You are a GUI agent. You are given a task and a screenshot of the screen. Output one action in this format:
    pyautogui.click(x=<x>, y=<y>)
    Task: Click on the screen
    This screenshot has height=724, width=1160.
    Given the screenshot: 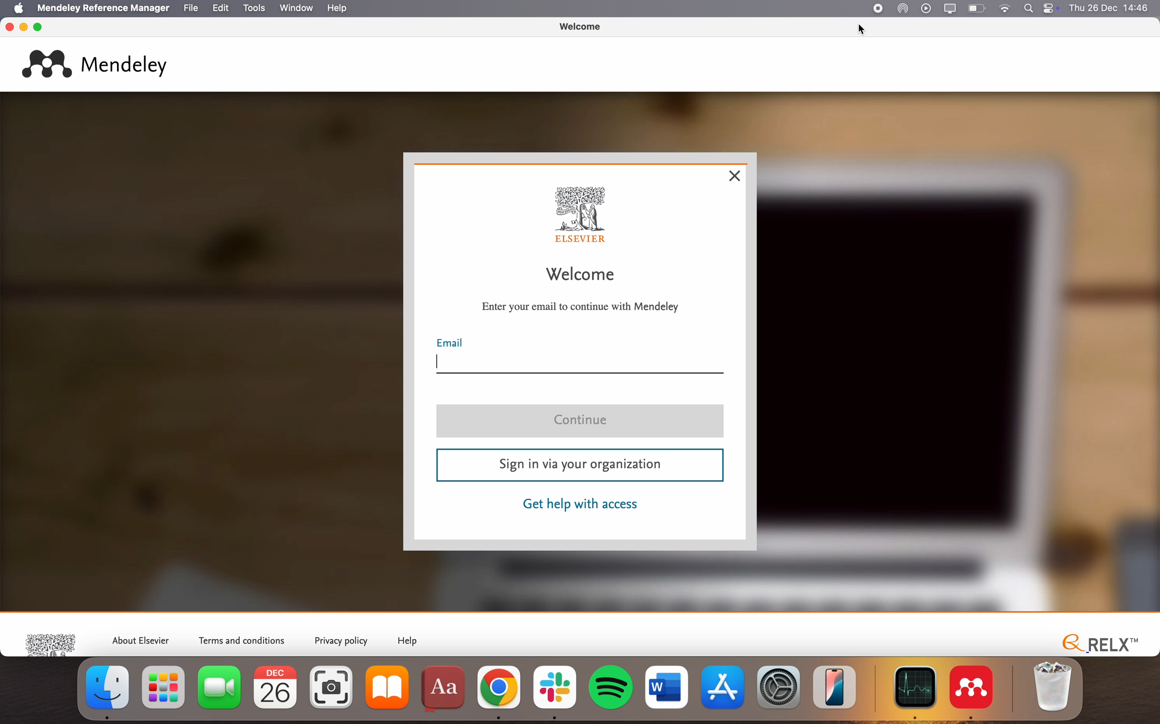 What is the action you would take?
    pyautogui.click(x=947, y=9)
    